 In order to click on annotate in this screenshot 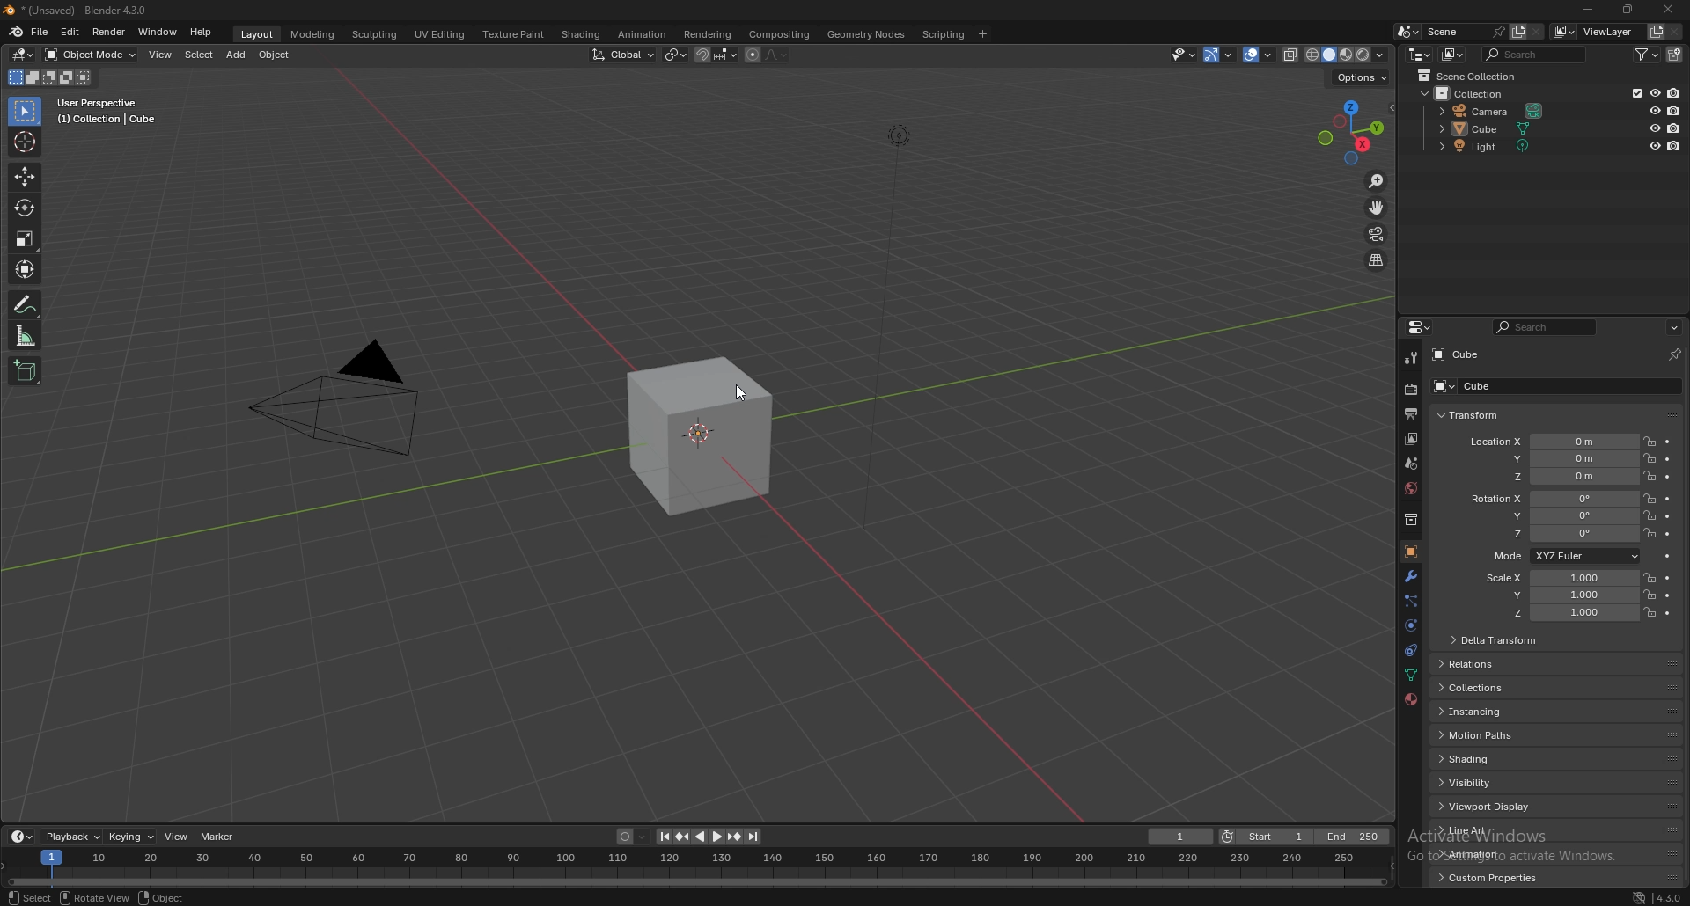, I will do `click(25, 304)`.